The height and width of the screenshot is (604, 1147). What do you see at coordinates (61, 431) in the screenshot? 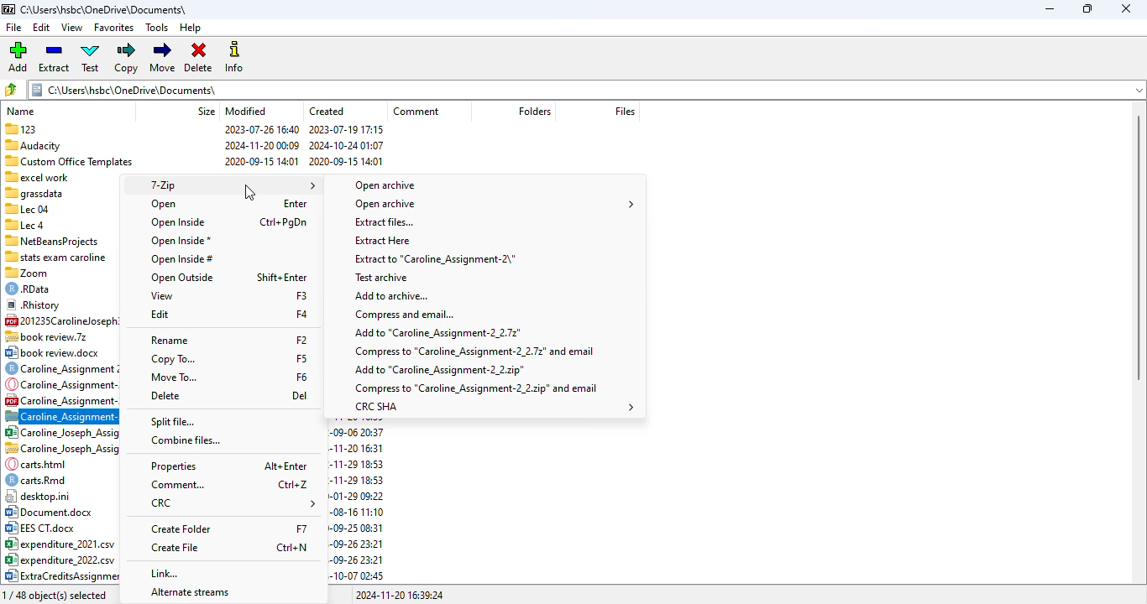
I see `85 Caroline Joseph Assigf¥.. 111870 2022-09-06 20:37 2022-09-06 20:37` at bounding box center [61, 431].